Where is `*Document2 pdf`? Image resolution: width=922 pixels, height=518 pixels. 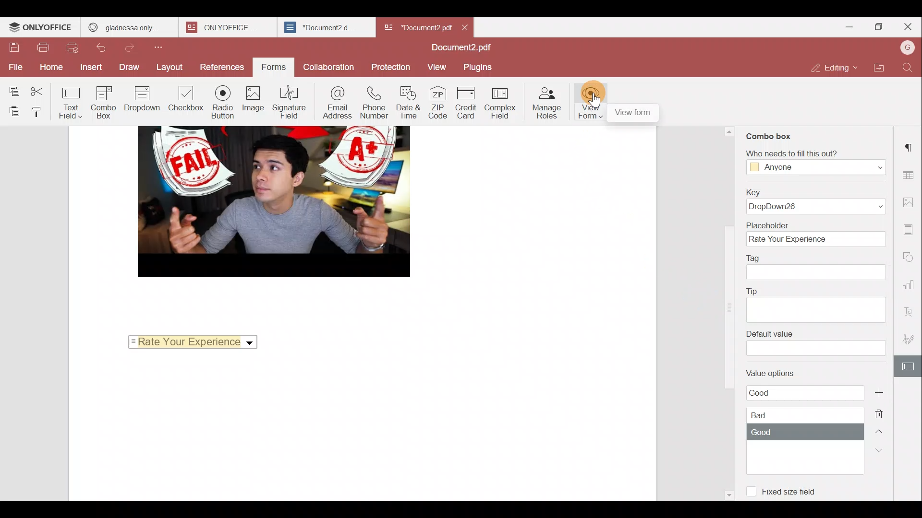
*Document2 pdf is located at coordinates (417, 26).